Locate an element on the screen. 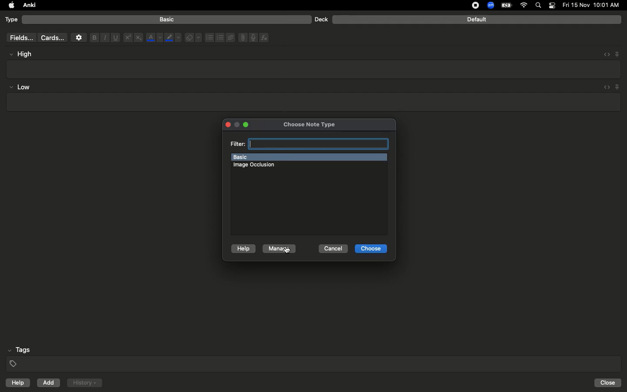 Image resolution: width=627 pixels, height=392 pixels. Zoom is located at coordinates (490, 6).